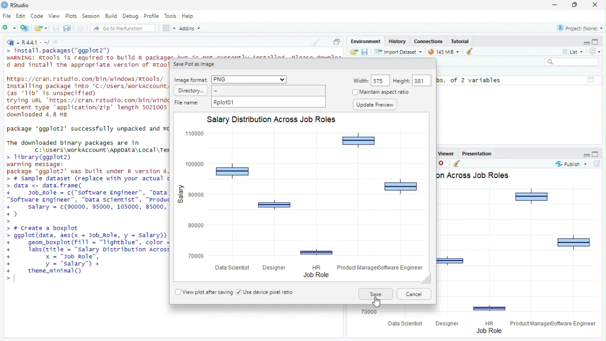 Image resolution: width=606 pixels, height=341 pixels. Describe the element at coordinates (336, 41) in the screenshot. I see `Maximize` at that location.